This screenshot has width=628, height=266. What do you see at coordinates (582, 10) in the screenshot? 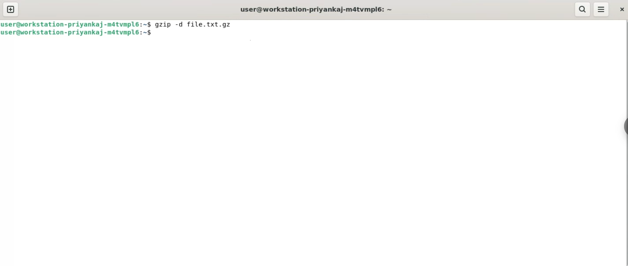
I see `search` at bounding box center [582, 10].